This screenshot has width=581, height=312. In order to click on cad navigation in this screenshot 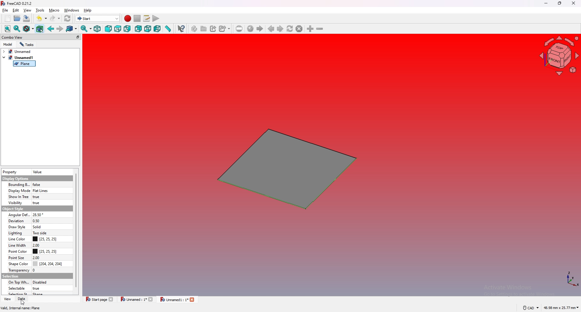, I will do `click(530, 307)`.